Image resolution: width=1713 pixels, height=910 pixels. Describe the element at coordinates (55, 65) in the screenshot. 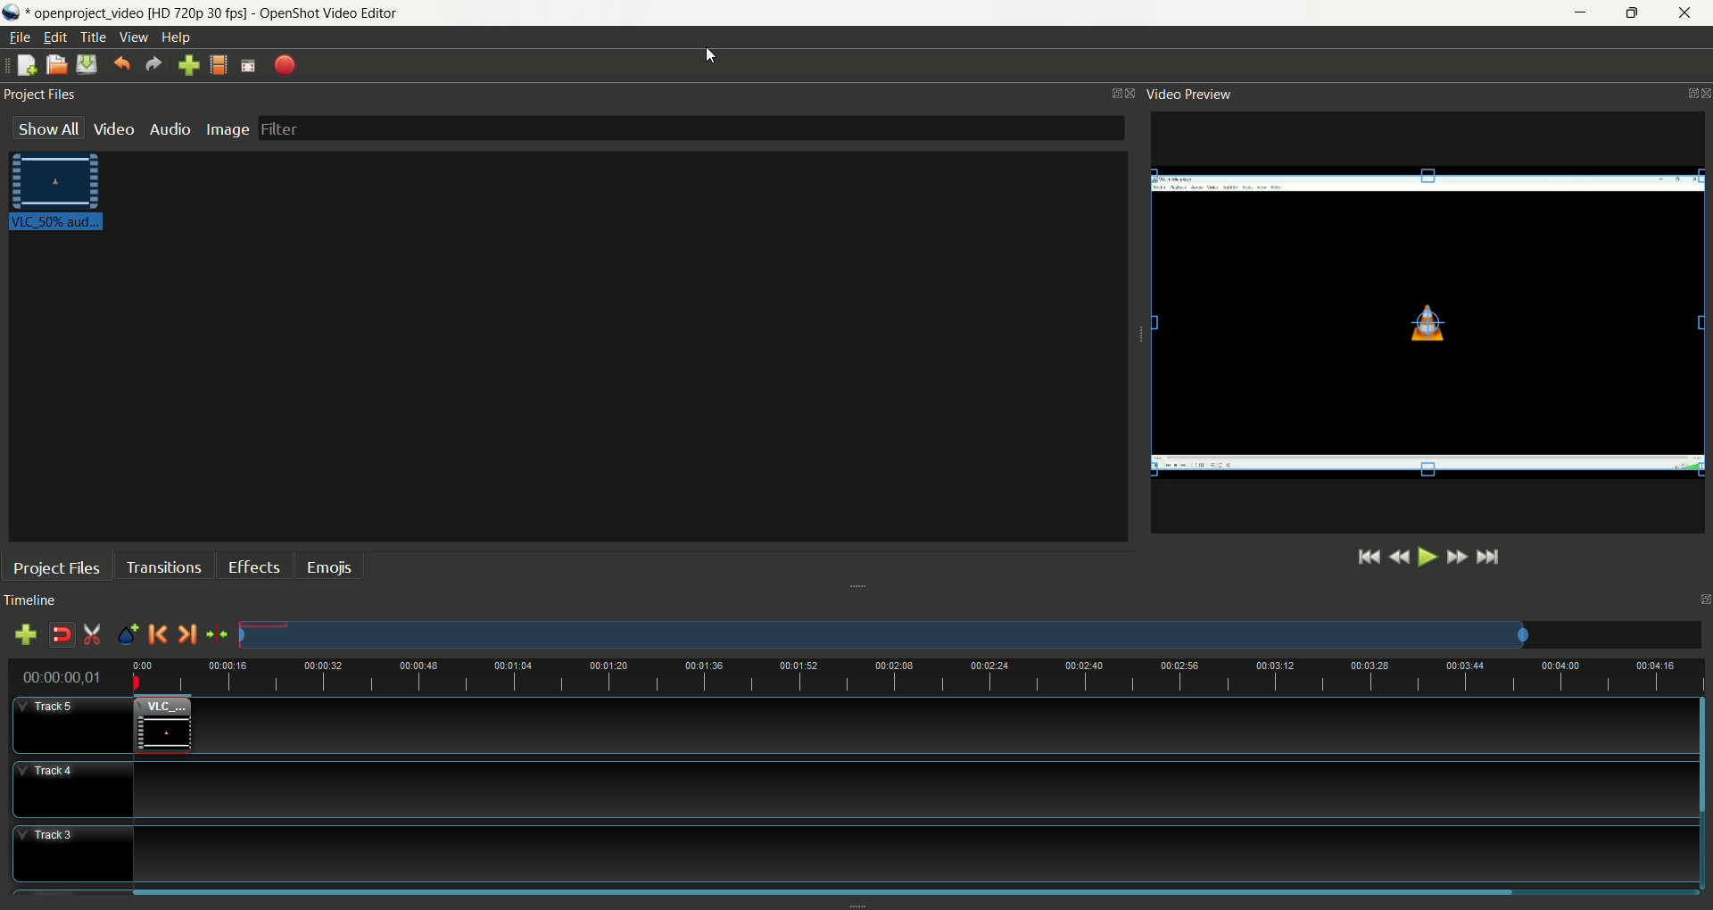

I see `open project` at that location.